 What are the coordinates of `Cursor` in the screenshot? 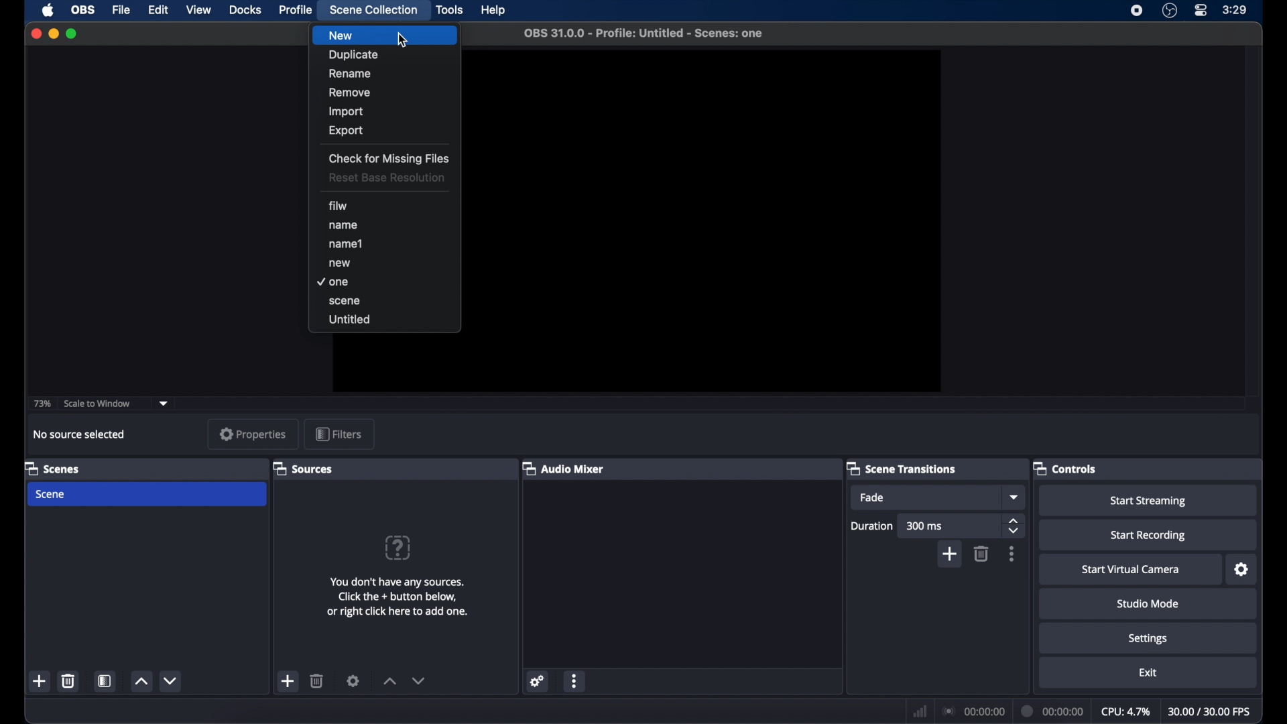 It's located at (402, 40).